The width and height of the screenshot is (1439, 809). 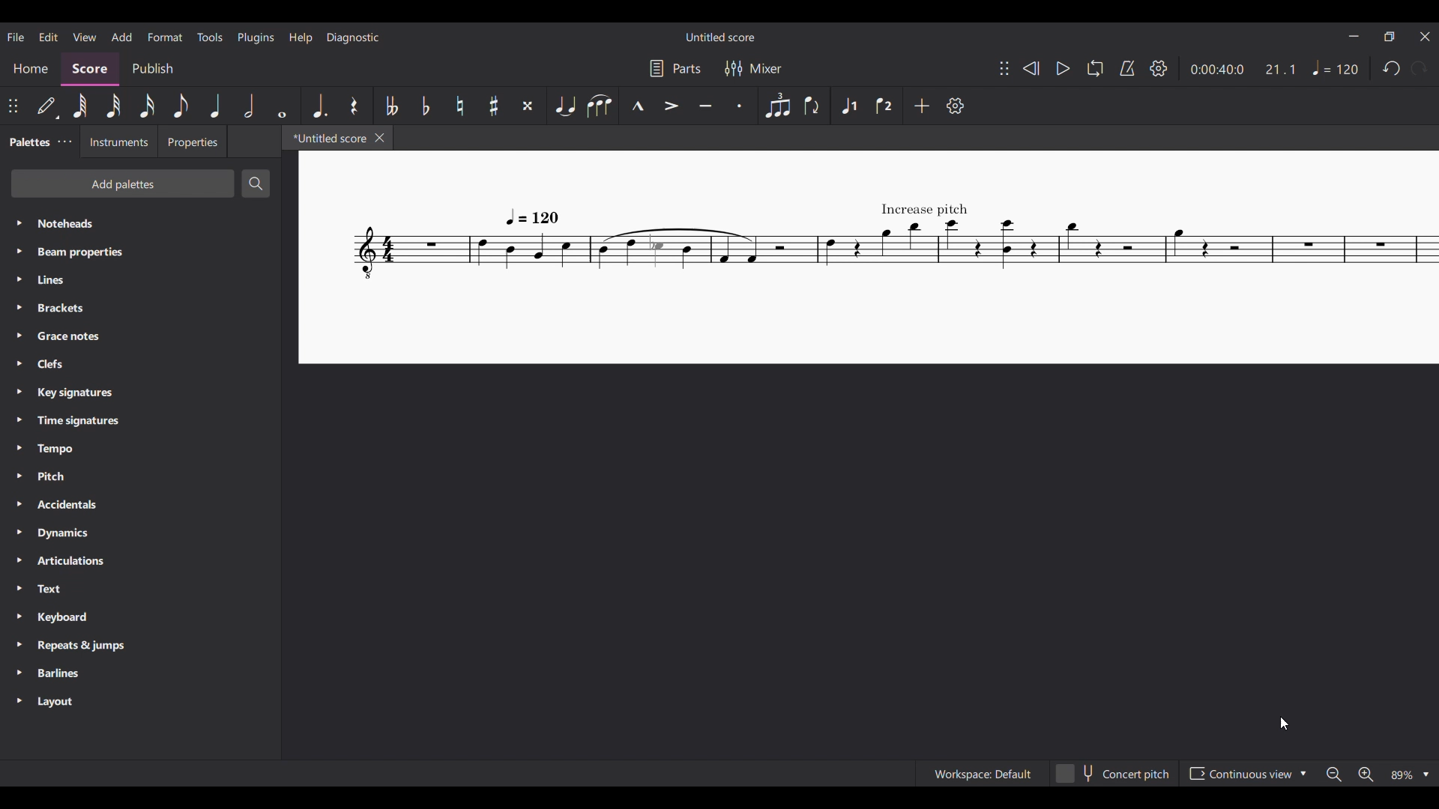 What do you see at coordinates (1354, 36) in the screenshot?
I see `Minimize` at bounding box center [1354, 36].